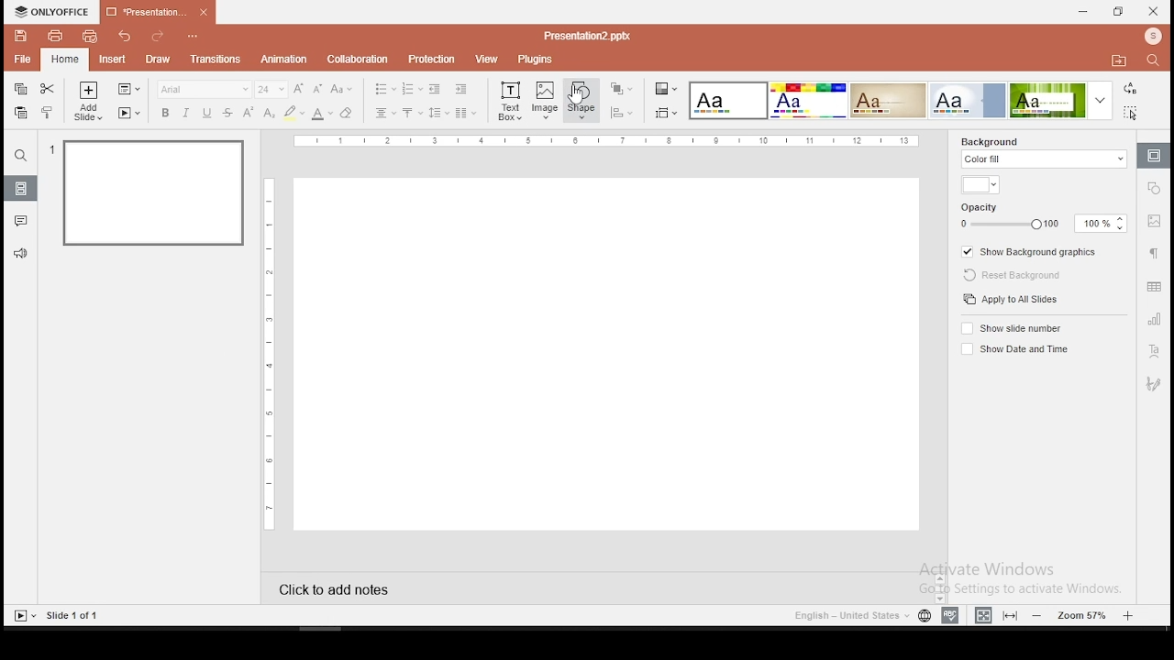  Describe the element at coordinates (411, 114) in the screenshot. I see `vertical alignment` at that location.